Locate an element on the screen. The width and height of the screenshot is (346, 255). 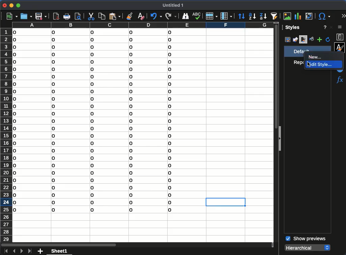
close is located at coordinates (331, 27).